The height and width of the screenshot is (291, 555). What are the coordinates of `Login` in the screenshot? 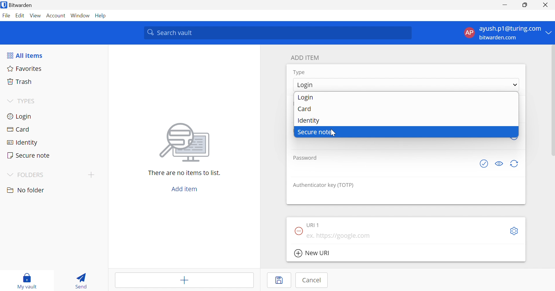 It's located at (305, 85).